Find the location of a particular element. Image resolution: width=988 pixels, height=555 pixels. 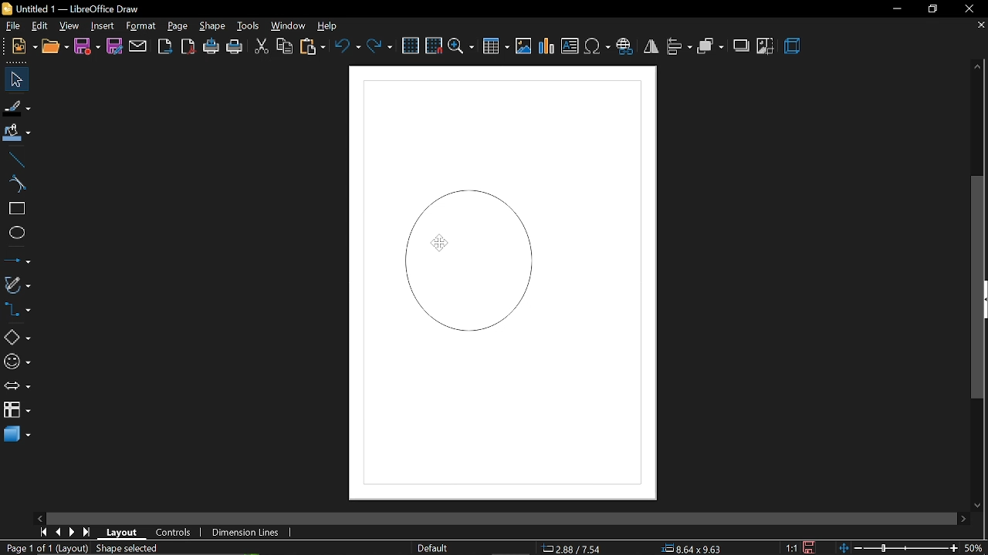

tools is located at coordinates (249, 26).